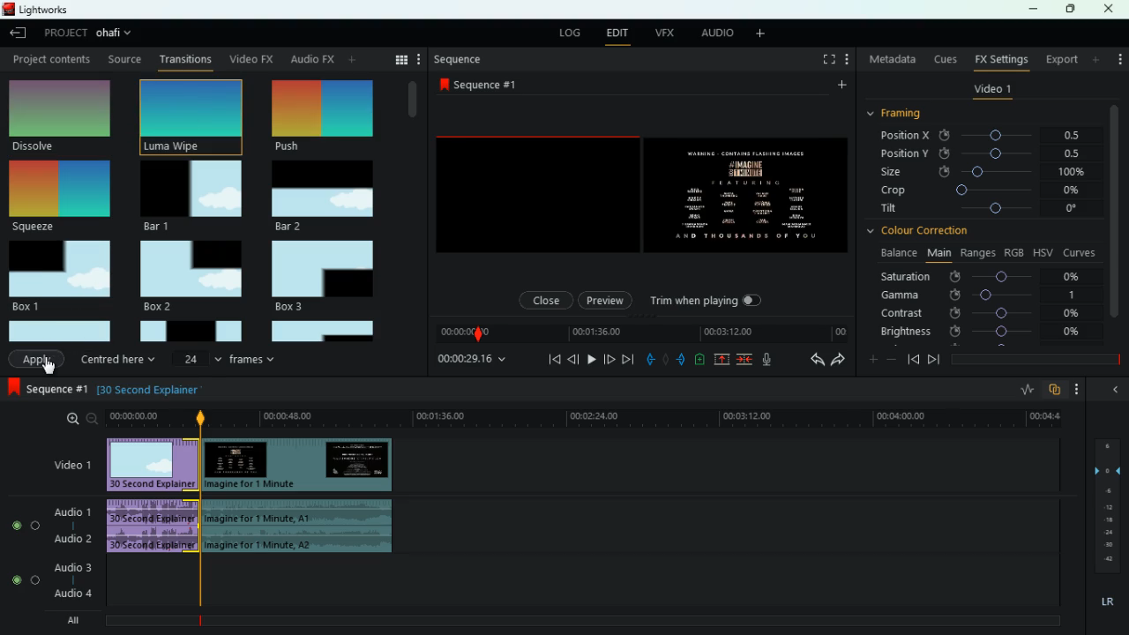  I want to click on time frame, so click(1036, 360).